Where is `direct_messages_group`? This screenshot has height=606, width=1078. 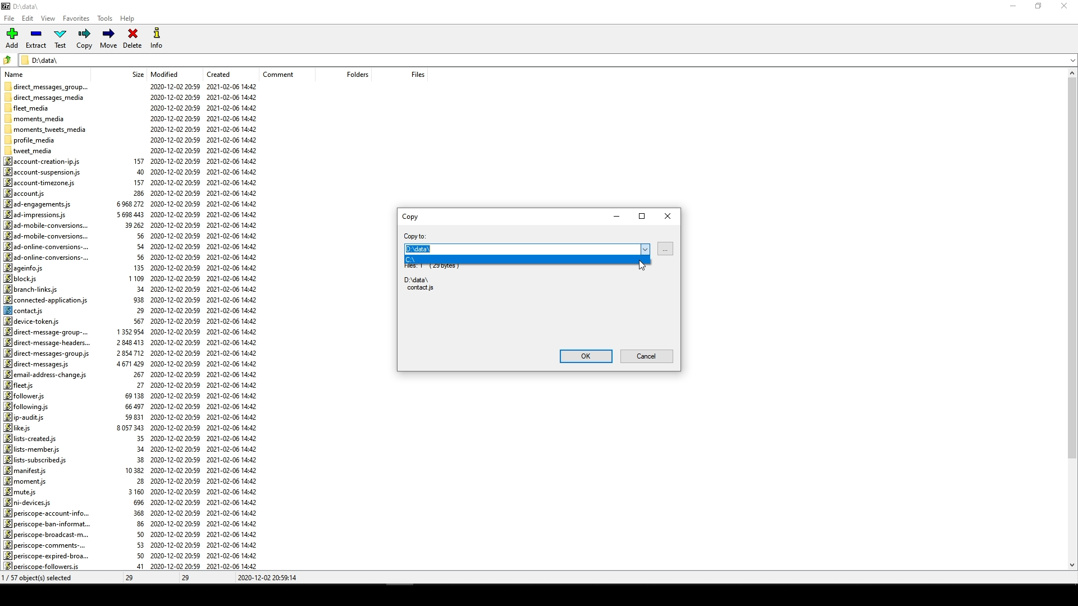 direct_messages_group is located at coordinates (48, 85).